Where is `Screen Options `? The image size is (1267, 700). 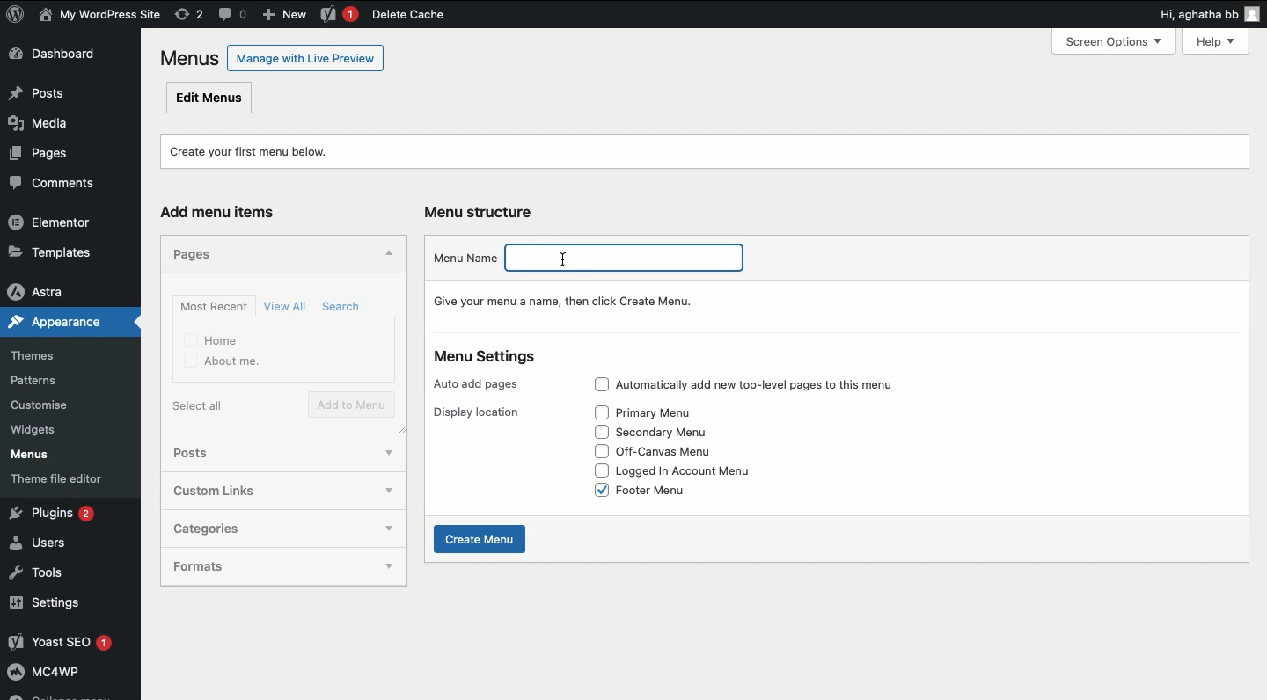
Screen Options  is located at coordinates (1121, 41).